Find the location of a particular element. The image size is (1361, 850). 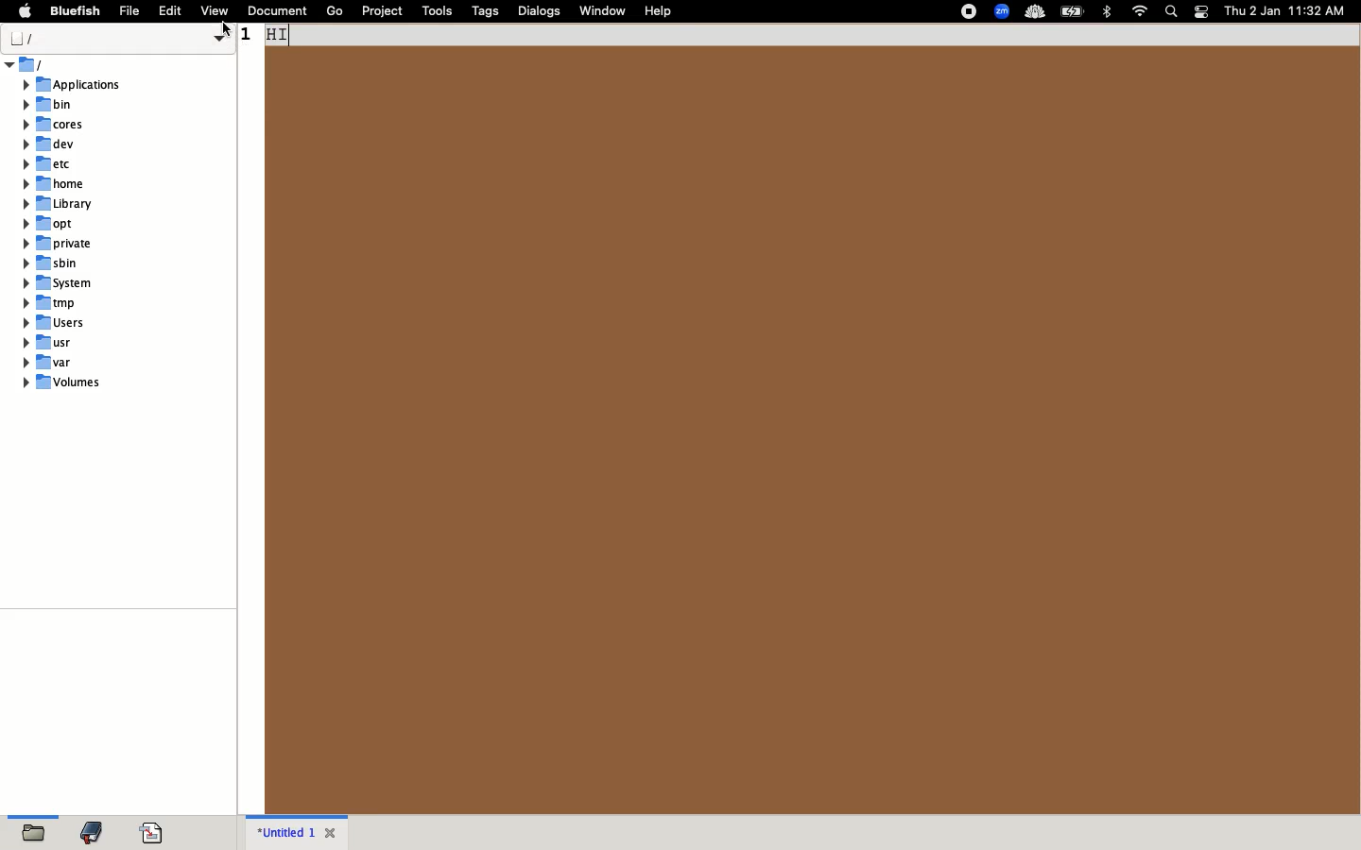

help is located at coordinates (660, 11).